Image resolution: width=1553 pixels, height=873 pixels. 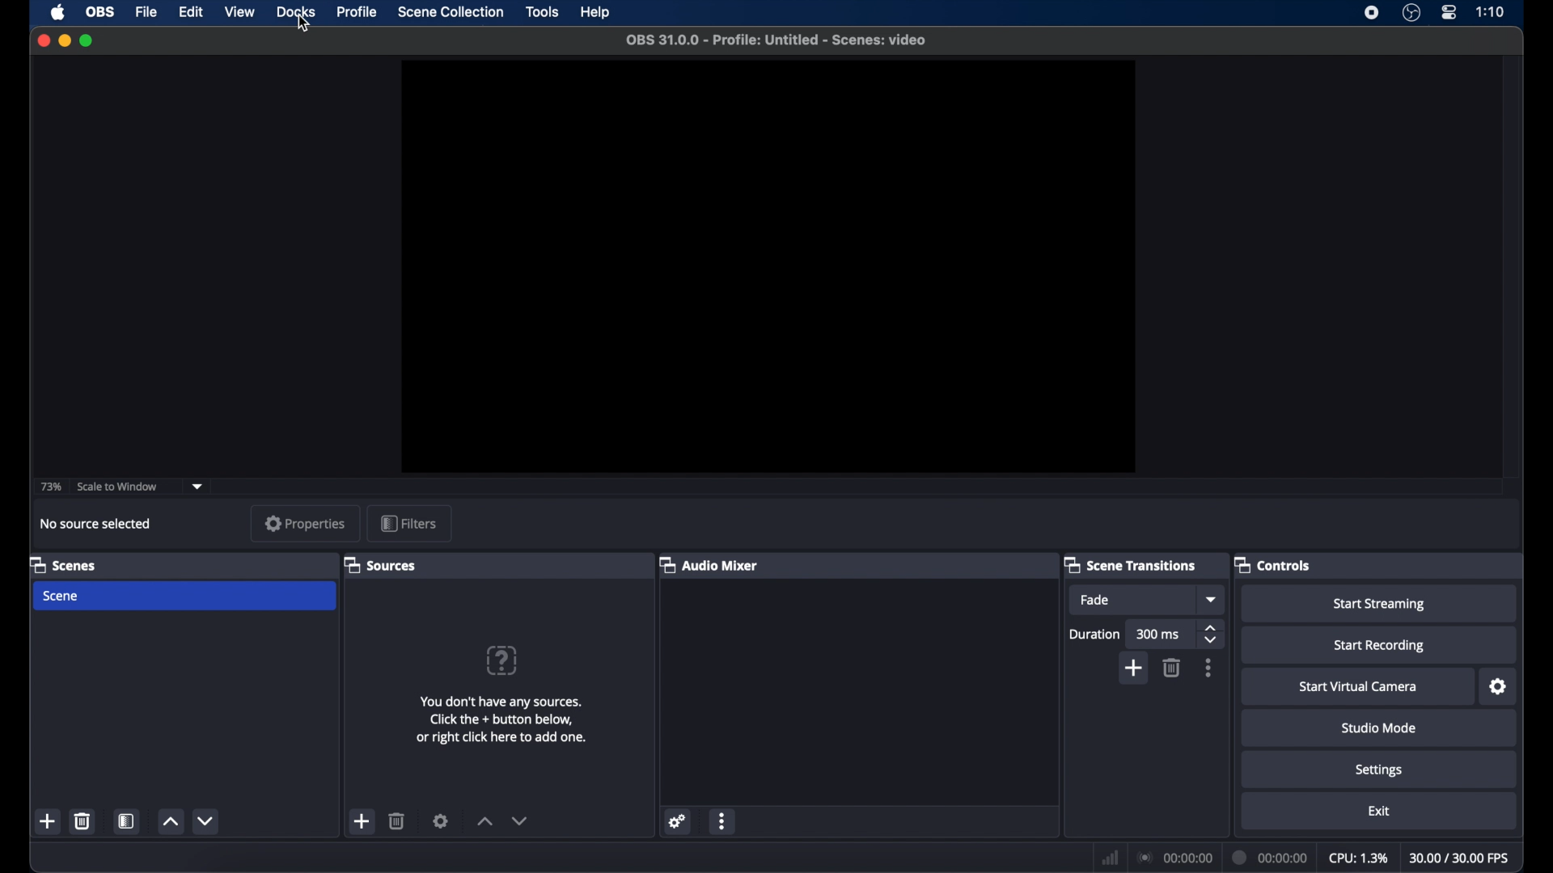 What do you see at coordinates (83, 820) in the screenshot?
I see `delete` at bounding box center [83, 820].